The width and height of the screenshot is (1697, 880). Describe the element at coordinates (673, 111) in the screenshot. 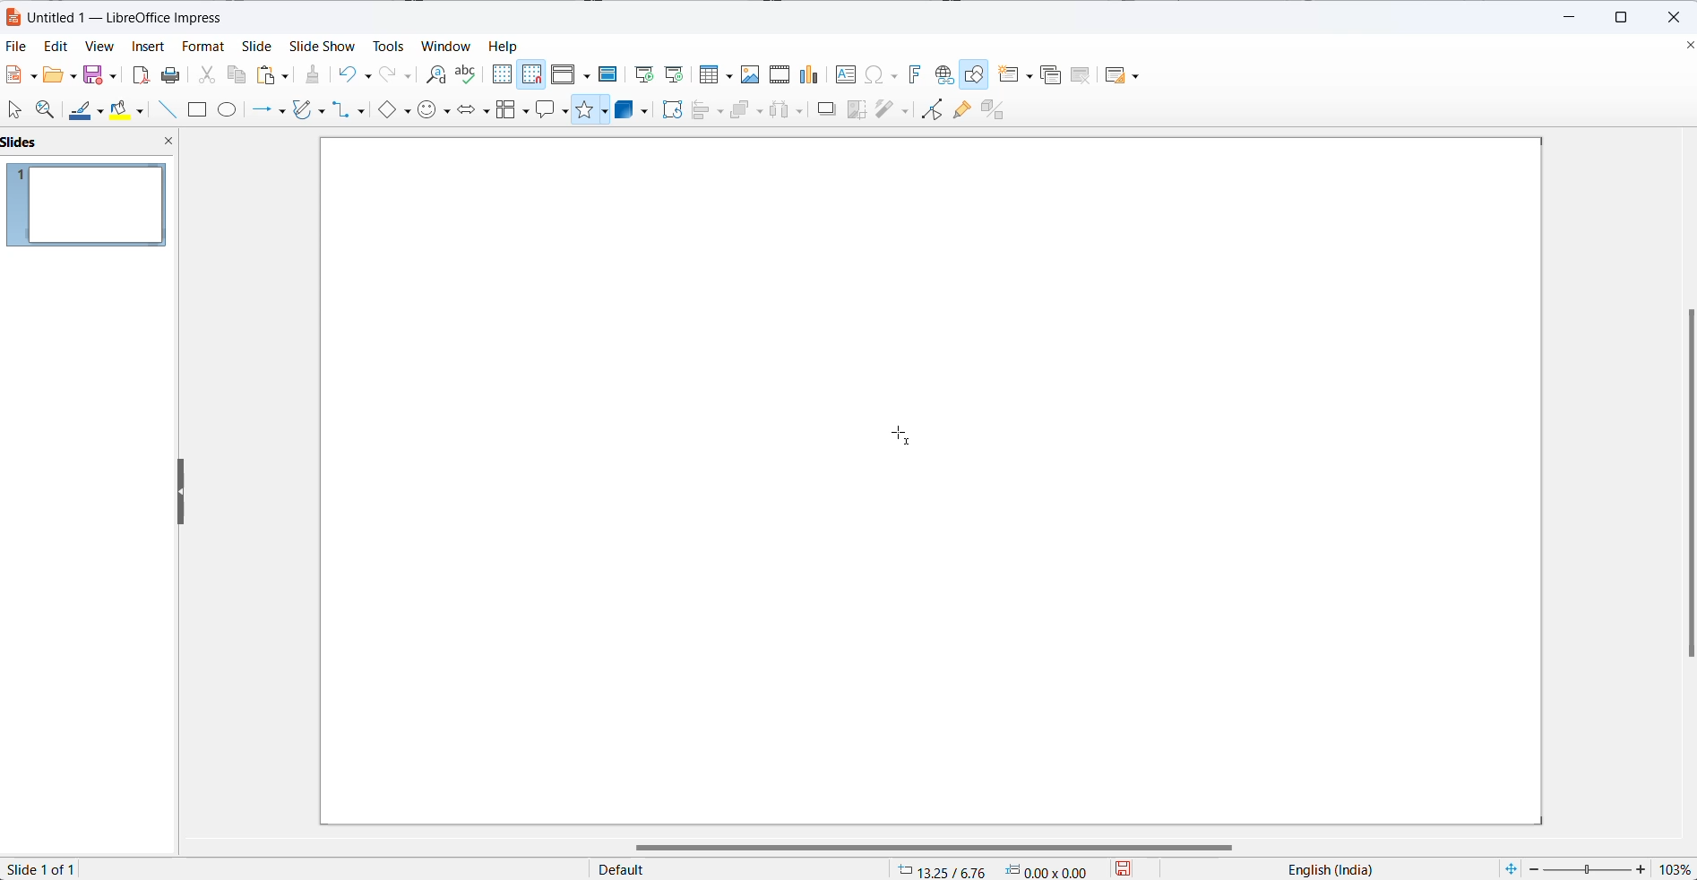

I see `rotate` at that location.